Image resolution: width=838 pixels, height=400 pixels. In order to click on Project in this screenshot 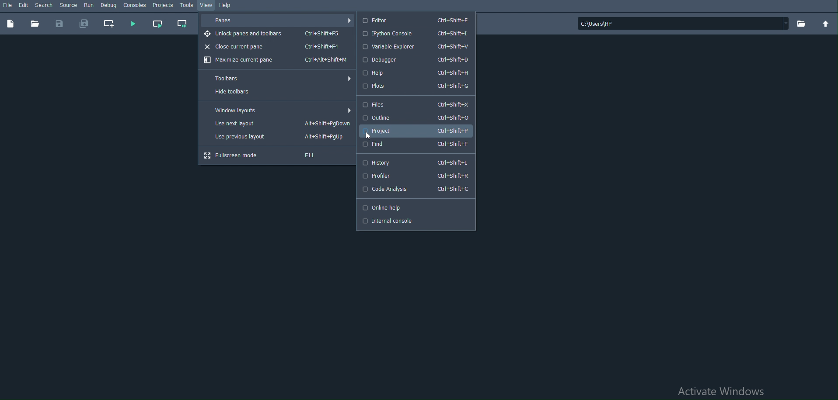, I will do `click(415, 131)`.